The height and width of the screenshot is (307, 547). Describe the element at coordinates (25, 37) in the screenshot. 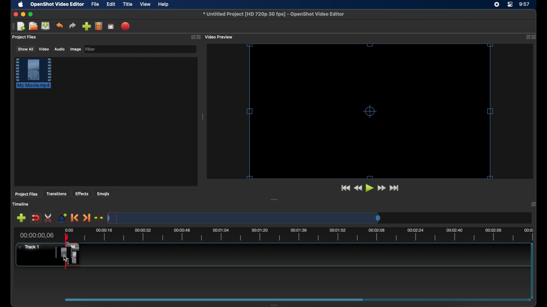

I see `project files` at that location.